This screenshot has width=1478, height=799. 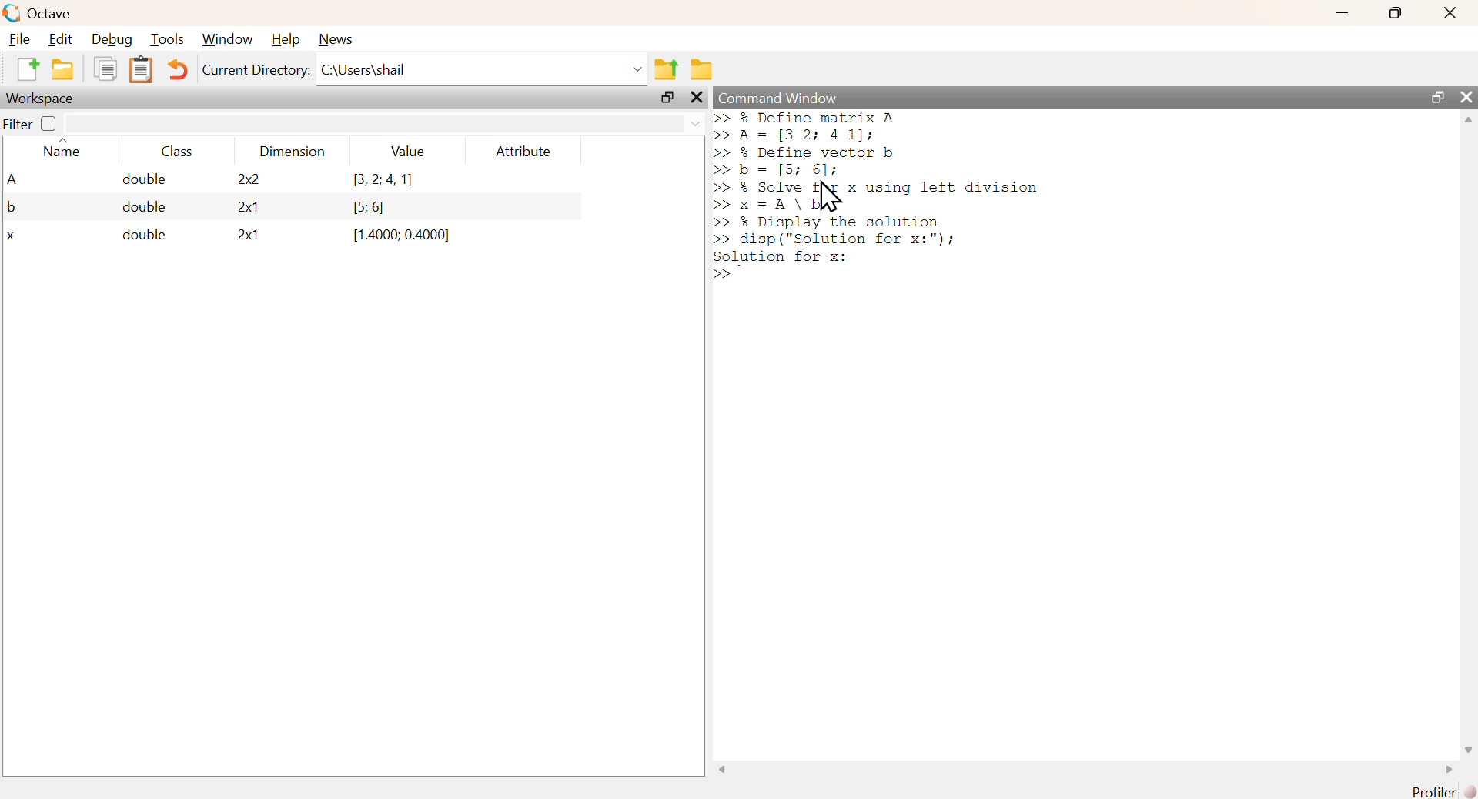 I want to click on 2x1, so click(x=242, y=237).